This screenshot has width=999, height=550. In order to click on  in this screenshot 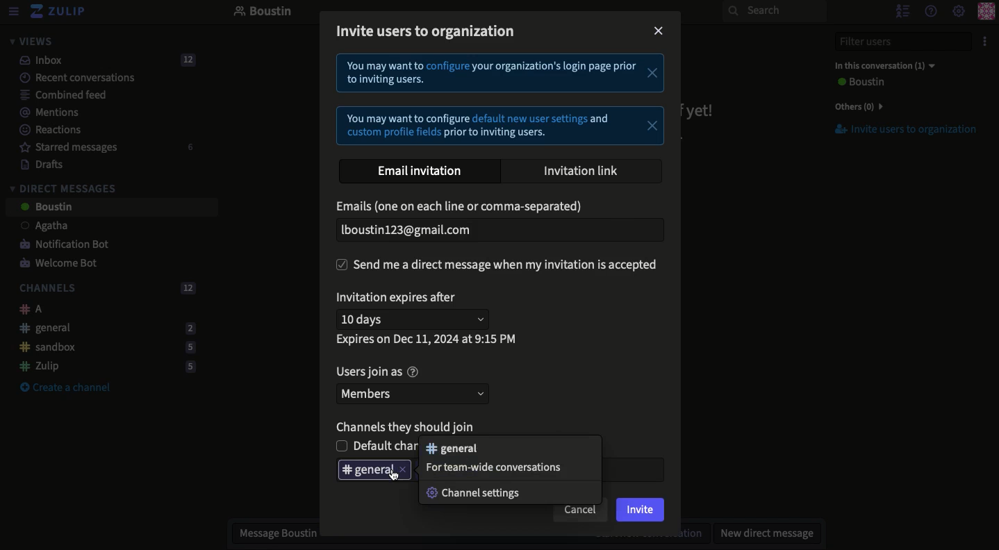, I will do `click(659, 31)`.